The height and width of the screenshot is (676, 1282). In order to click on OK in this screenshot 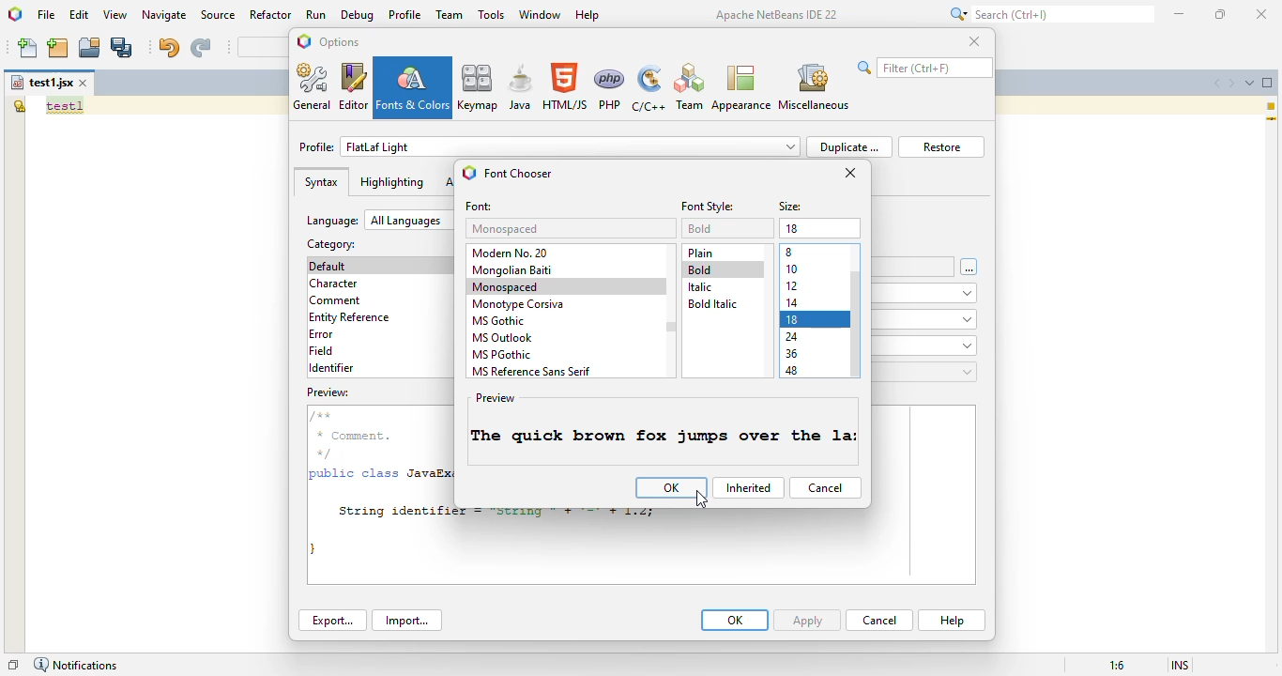, I will do `click(735, 620)`.